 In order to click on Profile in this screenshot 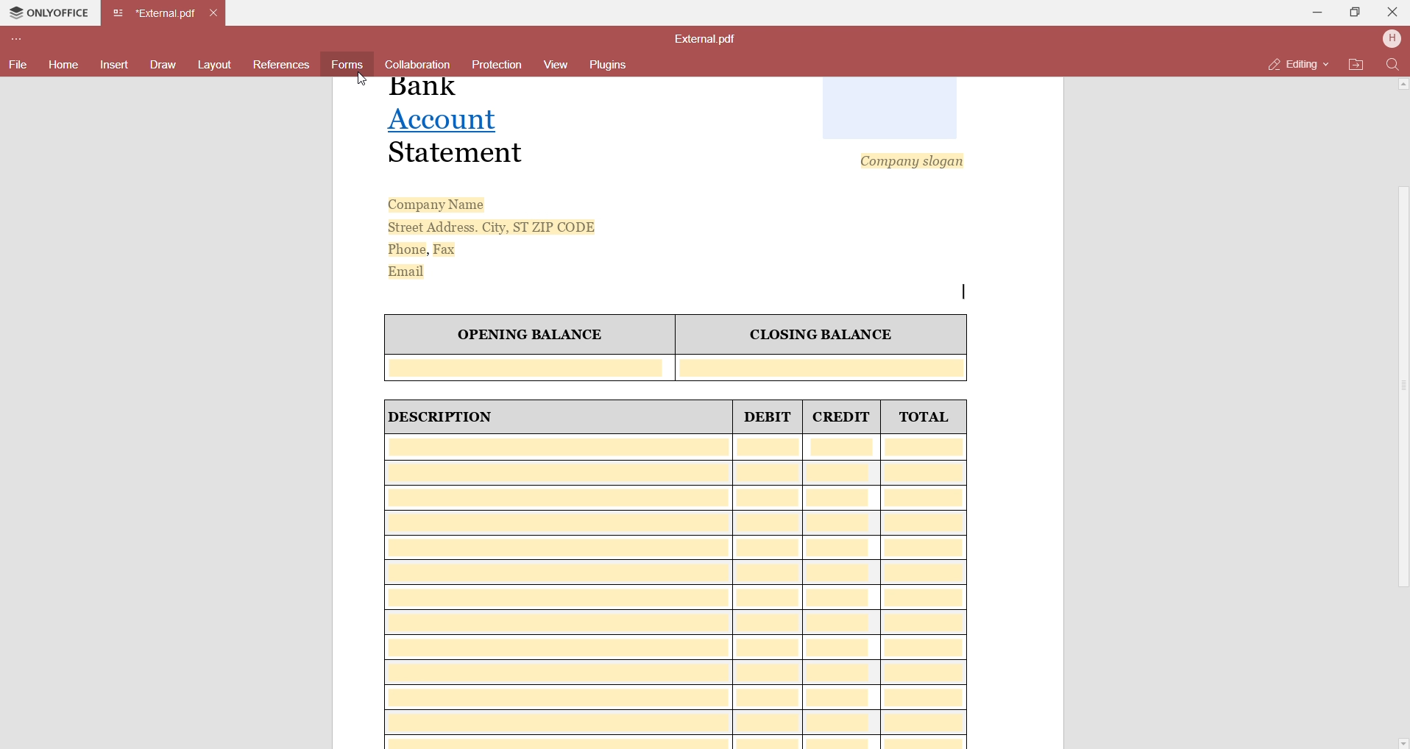, I will do `click(1392, 38)`.